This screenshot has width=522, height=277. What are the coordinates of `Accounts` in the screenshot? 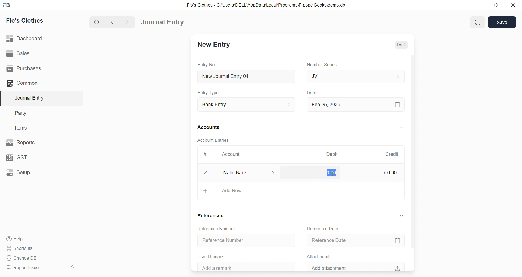 It's located at (212, 127).